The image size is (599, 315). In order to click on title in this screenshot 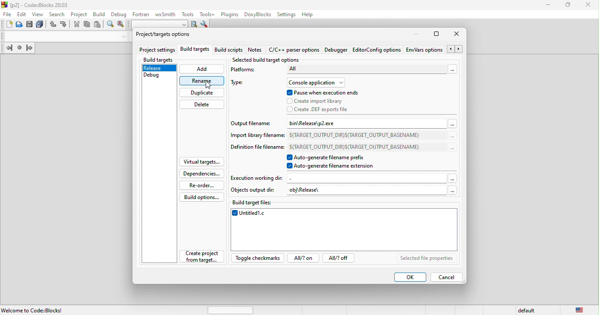, I will do `click(37, 4)`.